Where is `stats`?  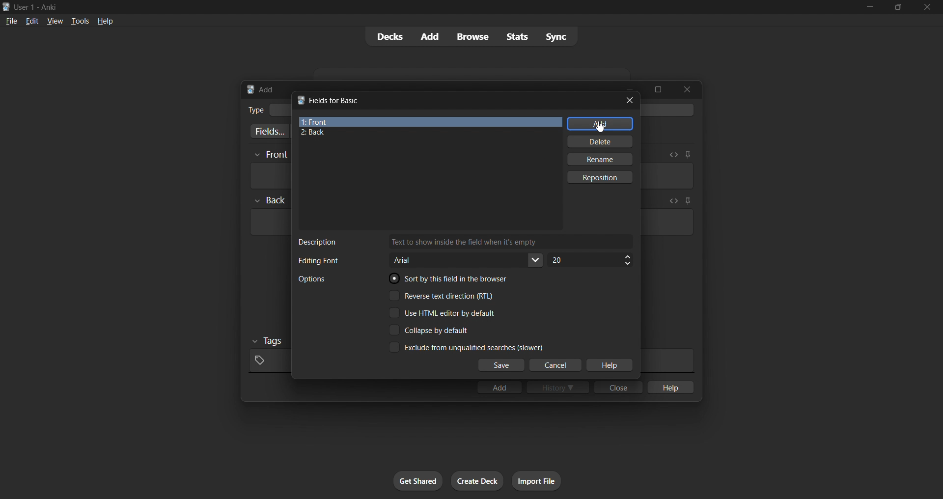
stats is located at coordinates (517, 36).